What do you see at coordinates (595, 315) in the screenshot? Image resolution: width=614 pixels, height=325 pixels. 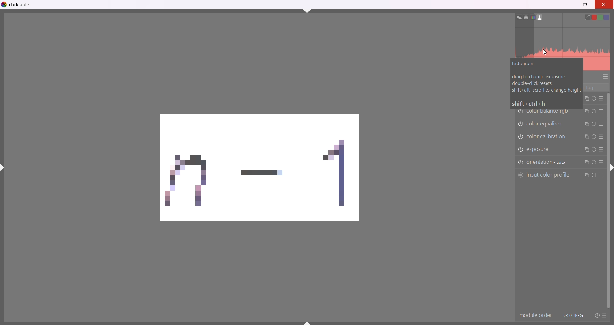 I see `reset` at bounding box center [595, 315].